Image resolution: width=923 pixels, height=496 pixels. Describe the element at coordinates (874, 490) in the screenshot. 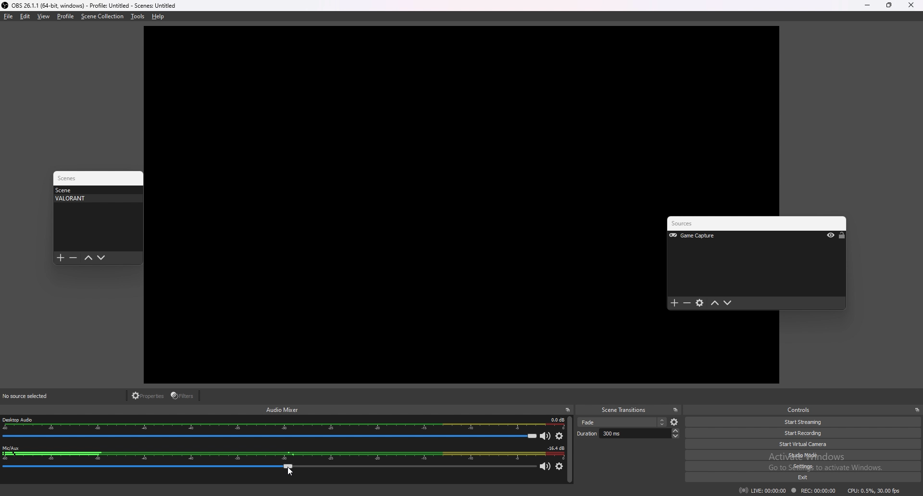

I see `cpu: 0.3% 30.00fps` at that location.